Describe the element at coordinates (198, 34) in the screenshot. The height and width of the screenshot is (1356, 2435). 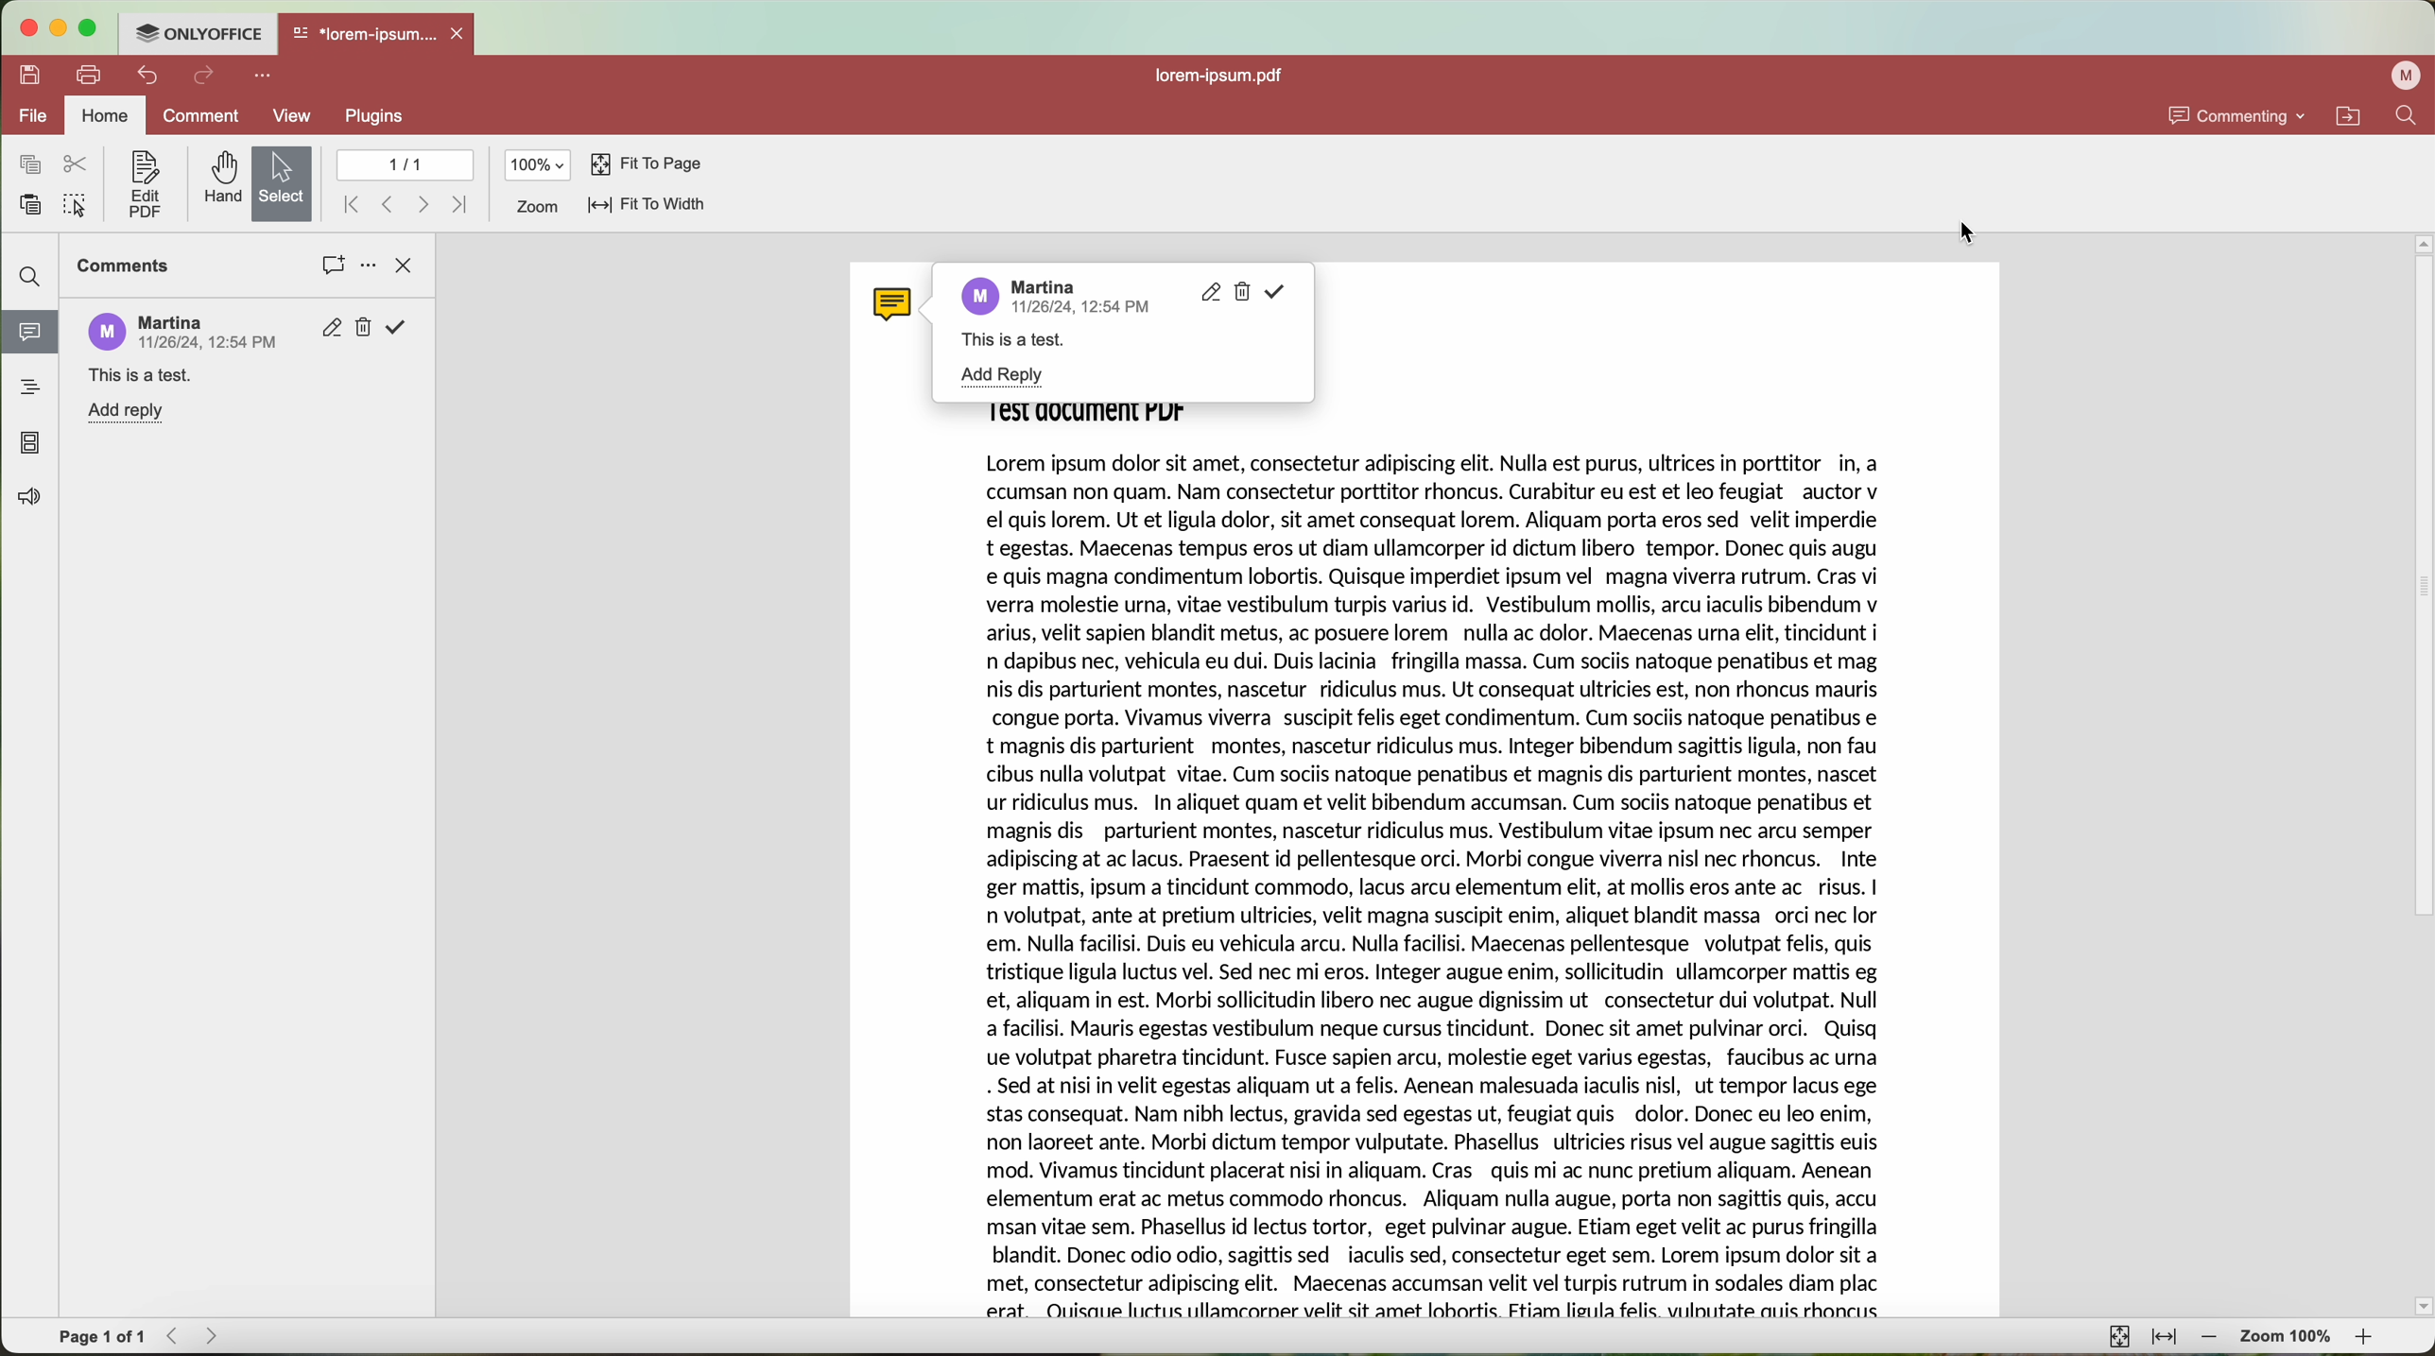
I see `ONLYOFFICE` at that location.